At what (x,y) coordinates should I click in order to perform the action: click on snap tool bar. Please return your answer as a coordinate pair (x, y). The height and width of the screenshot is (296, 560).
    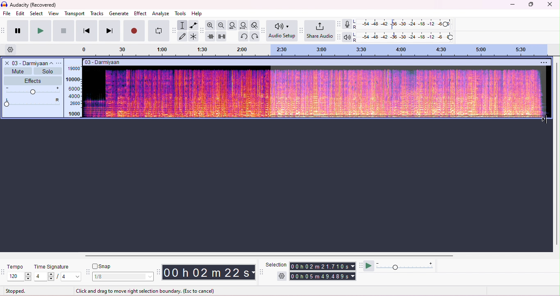
    Looking at the image, I should click on (89, 272).